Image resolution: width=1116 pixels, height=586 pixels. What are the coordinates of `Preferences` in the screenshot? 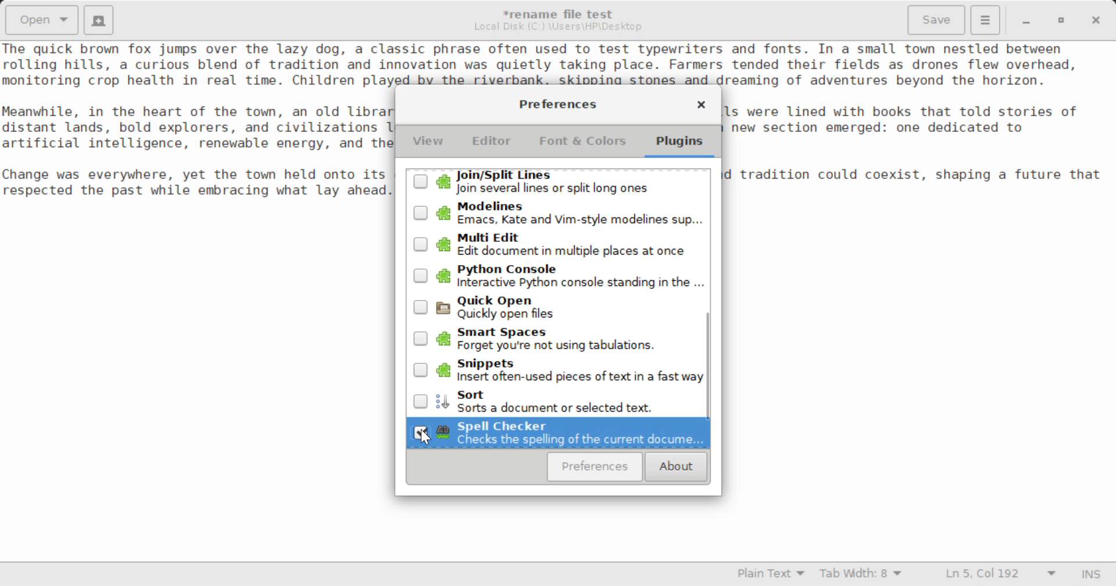 It's located at (595, 467).